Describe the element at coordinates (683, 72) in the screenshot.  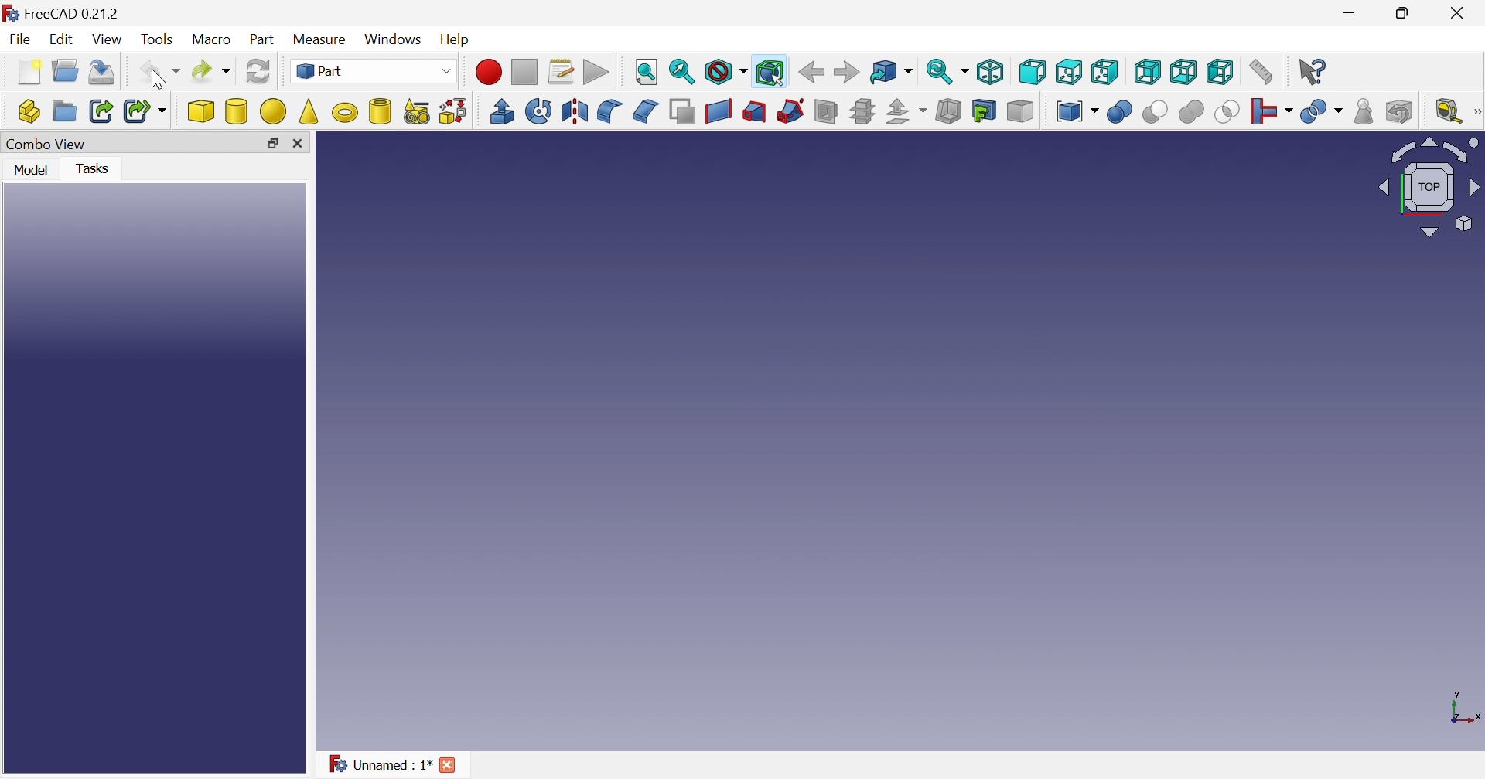
I see `Fit selection` at that location.